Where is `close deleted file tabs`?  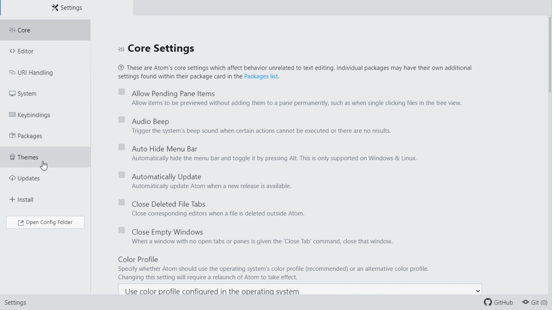
close deleted file tabs is located at coordinates (220, 203).